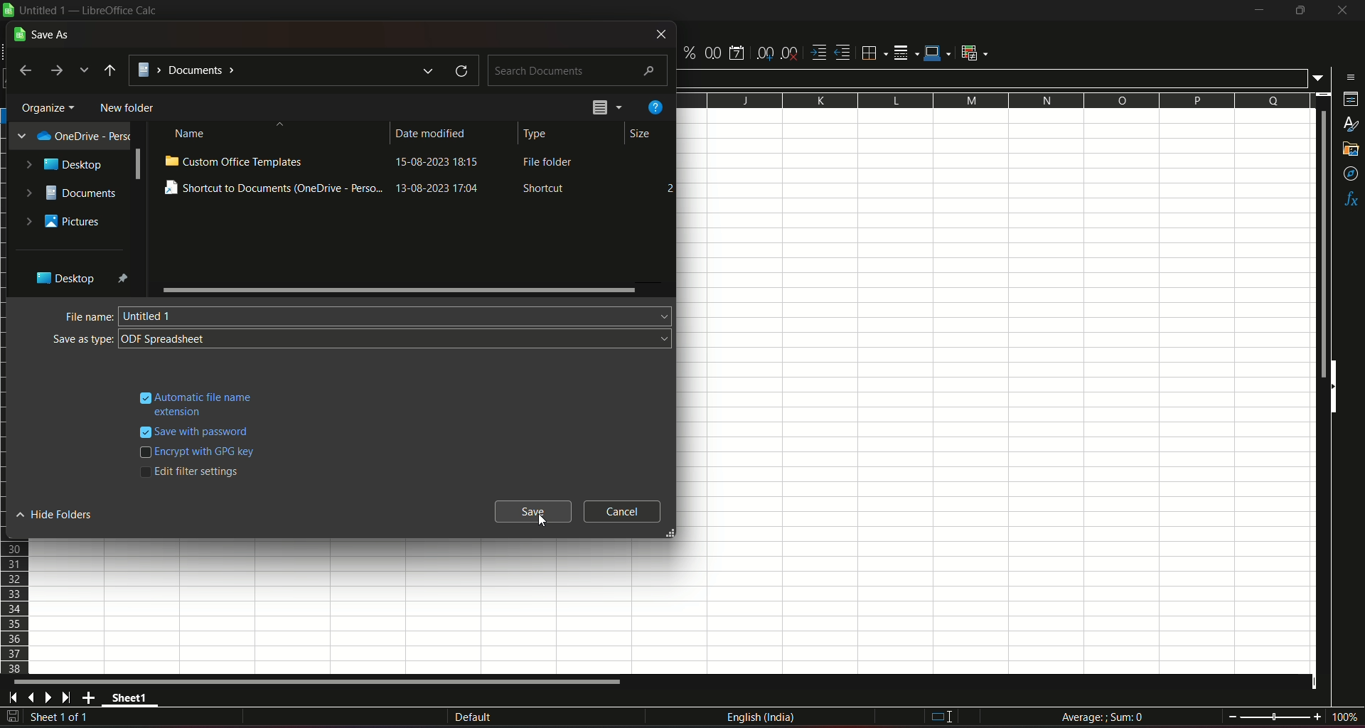 Image resolution: width=1365 pixels, height=728 pixels. Describe the element at coordinates (473, 717) in the screenshot. I see `default` at that location.